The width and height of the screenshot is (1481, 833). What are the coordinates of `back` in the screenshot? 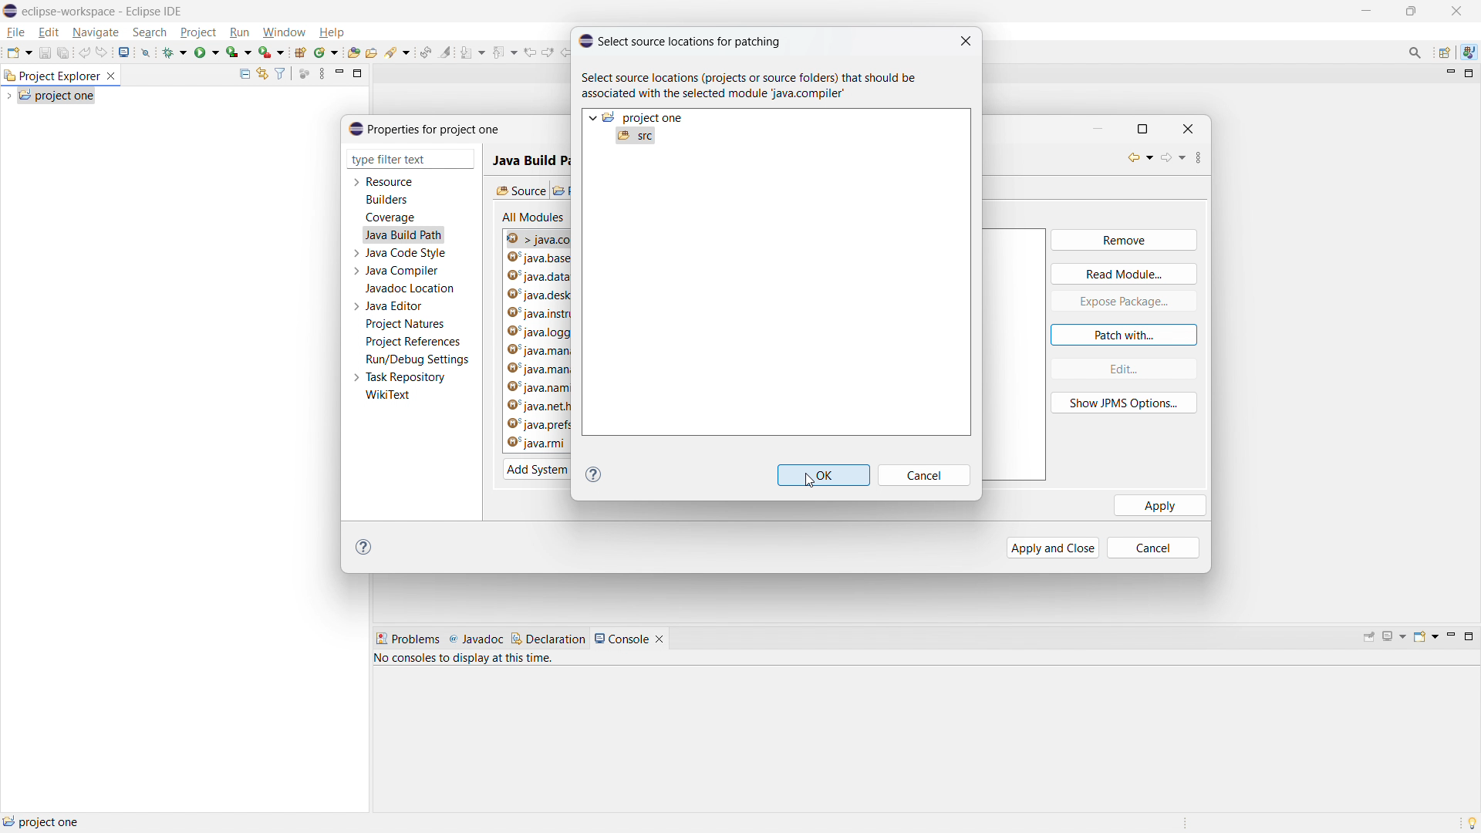 It's located at (1135, 157).